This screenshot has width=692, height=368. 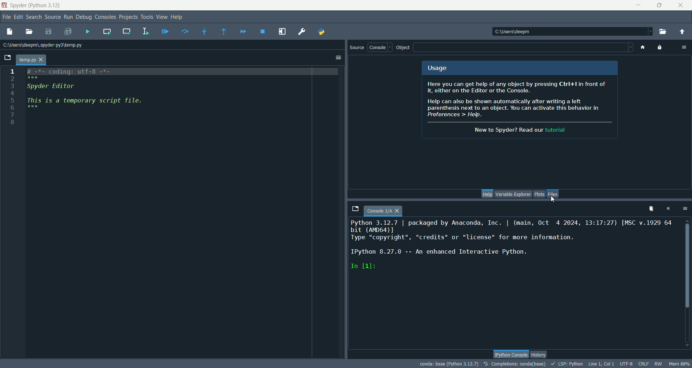 What do you see at coordinates (627, 364) in the screenshot?
I see `UTF-8` at bounding box center [627, 364].